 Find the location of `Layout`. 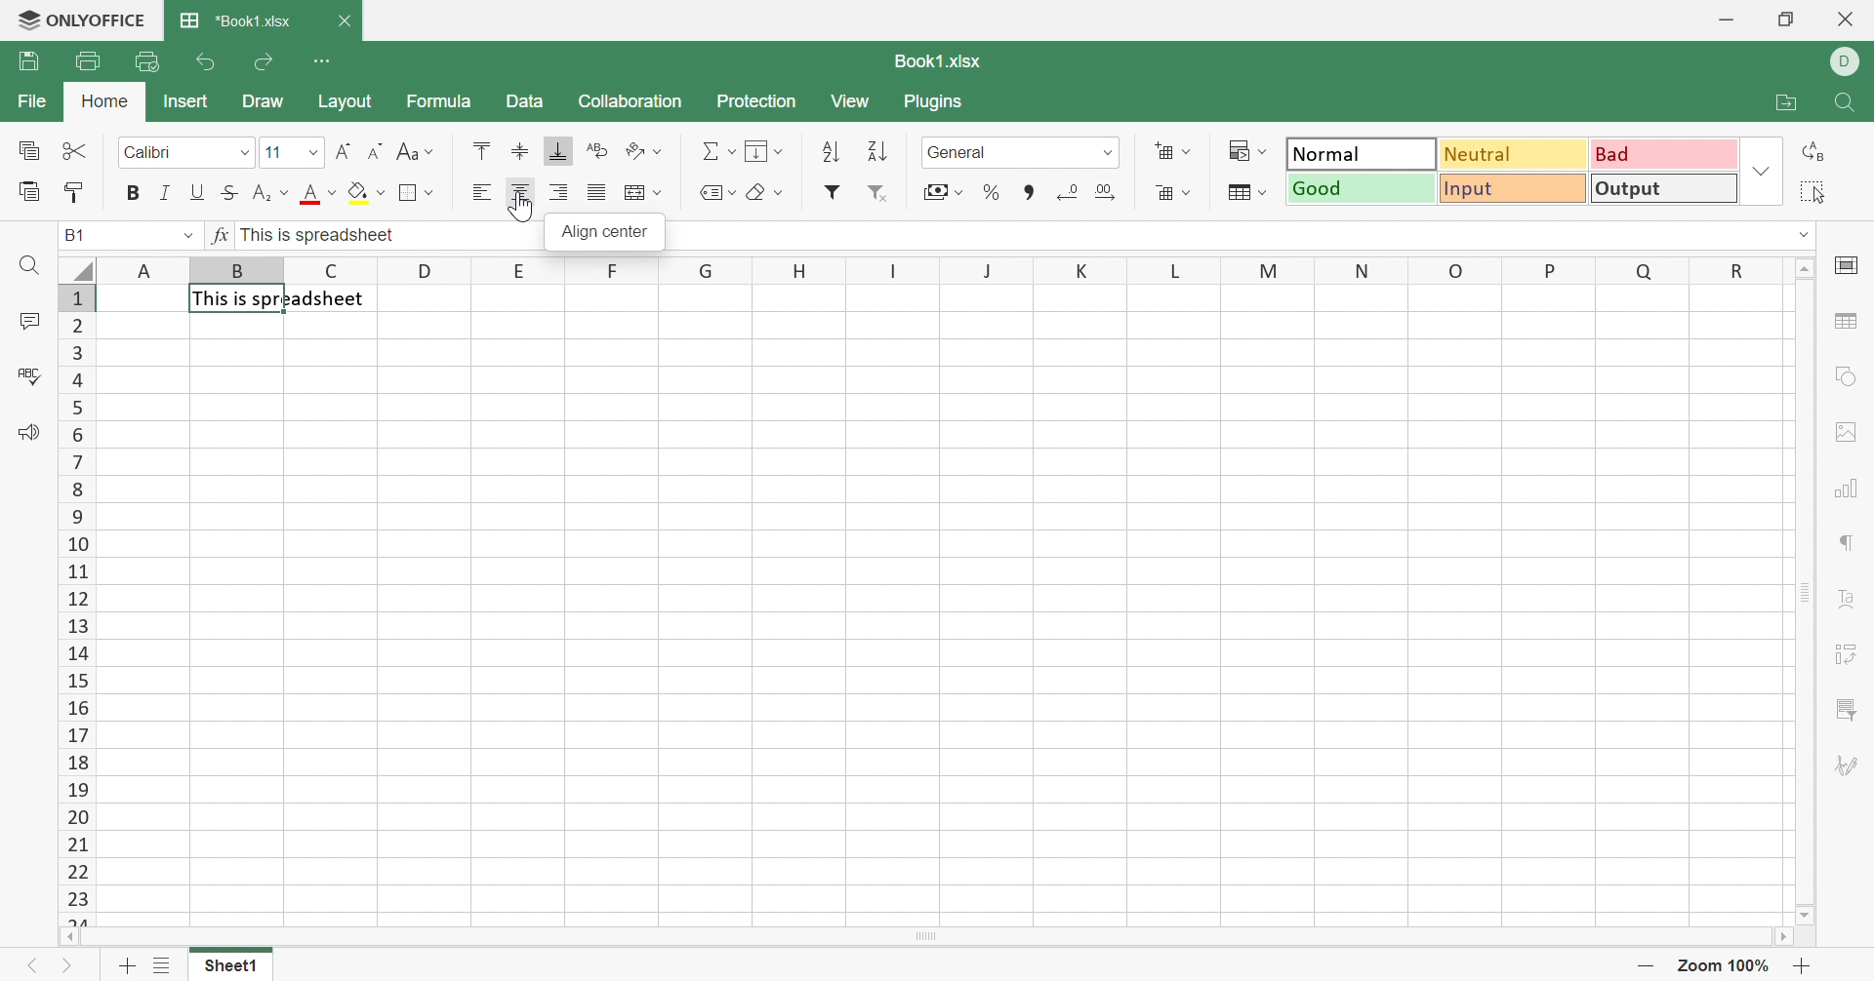

Layout is located at coordinates (349, 100).